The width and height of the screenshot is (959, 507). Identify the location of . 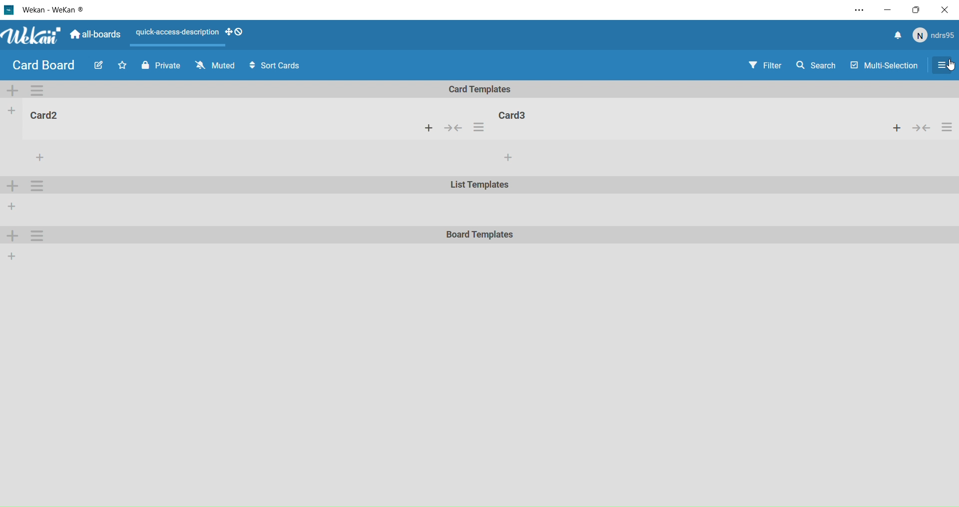
(94, 36).